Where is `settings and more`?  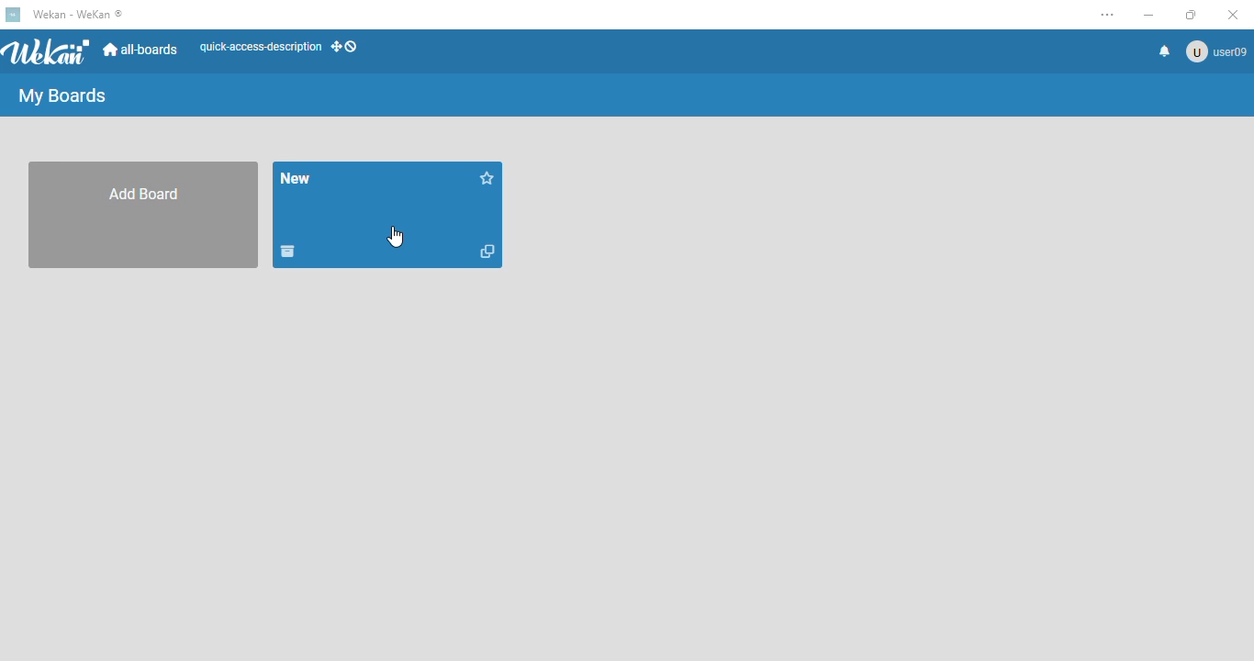 settings and more is located at coordinates (1108, 15).